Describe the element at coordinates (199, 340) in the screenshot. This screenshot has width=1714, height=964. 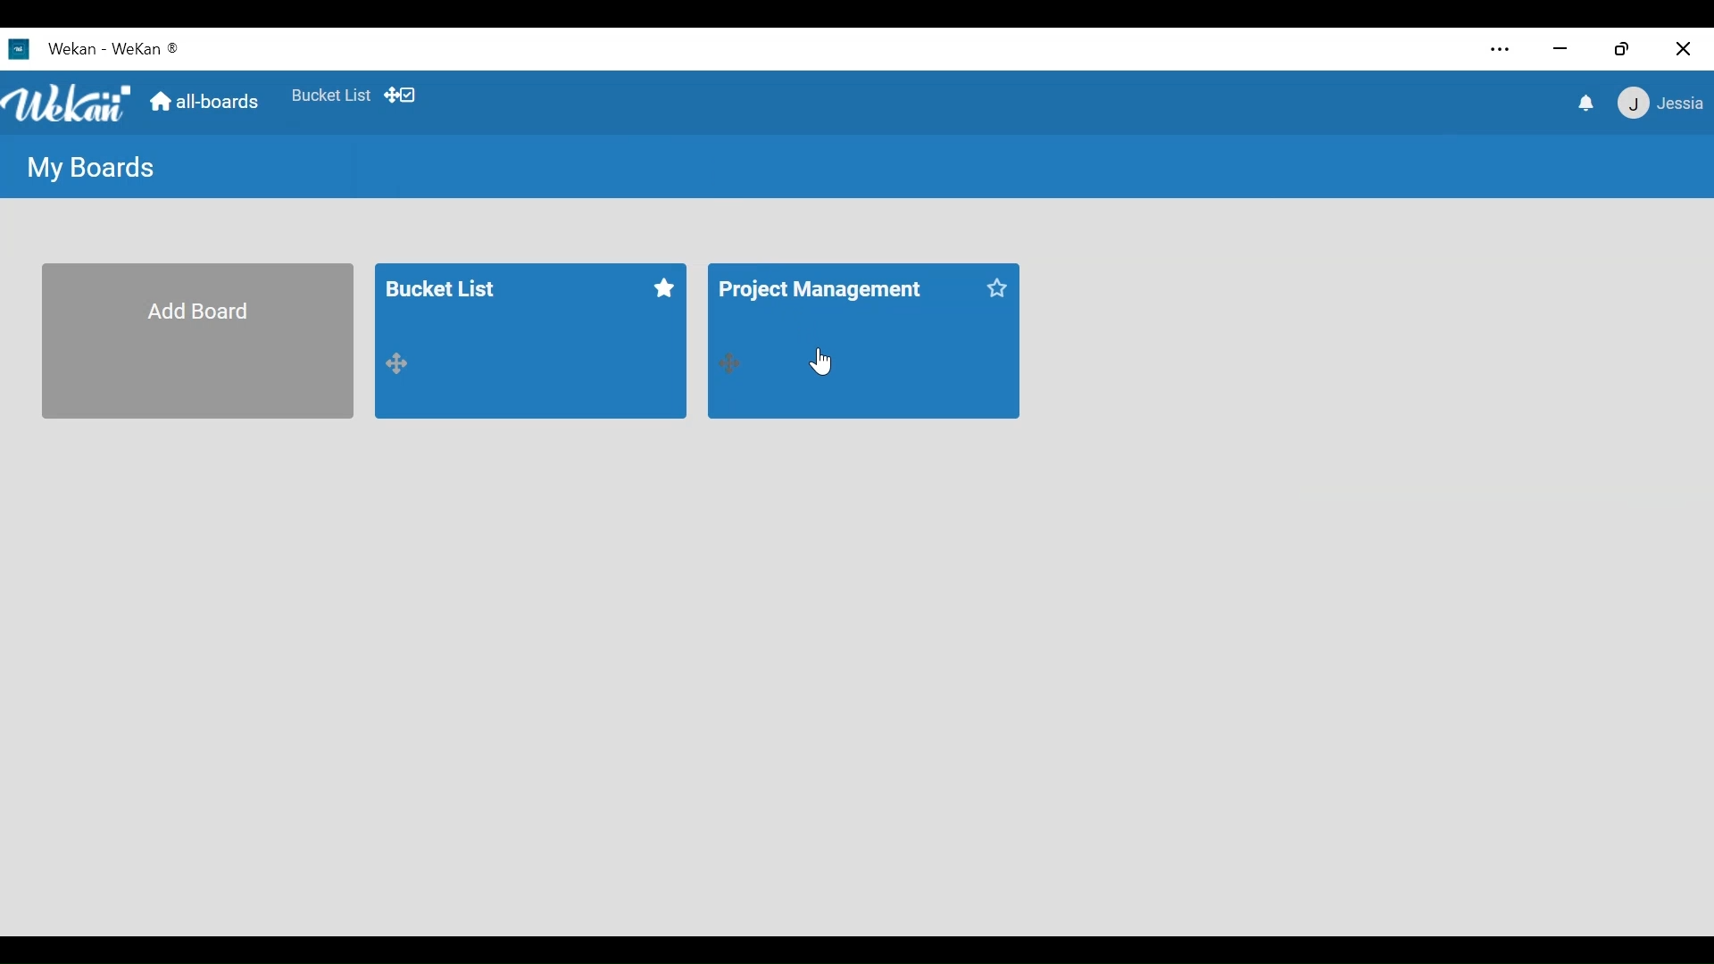
I see `Add Board` at that location.